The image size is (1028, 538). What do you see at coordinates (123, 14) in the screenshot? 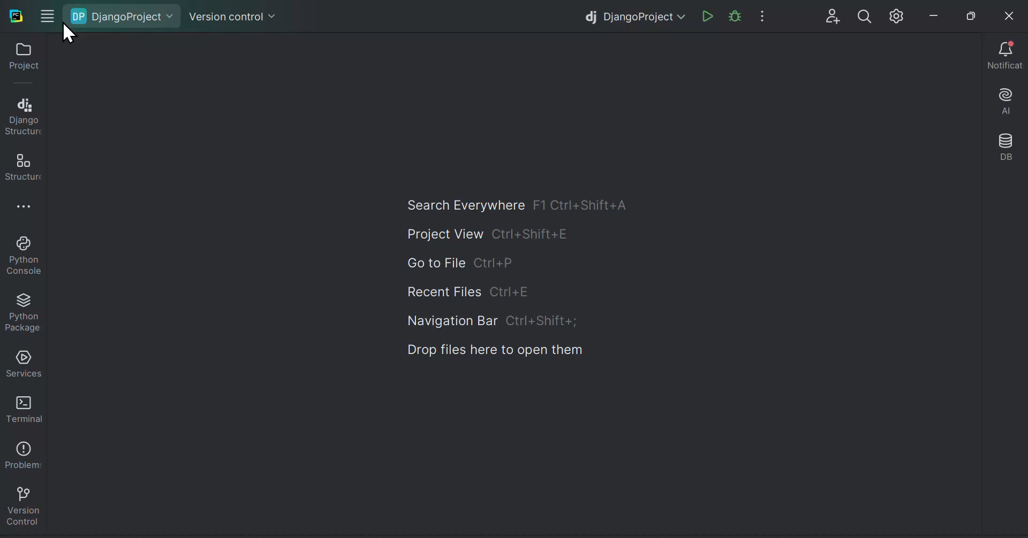
I see `Django project` at bounding box center [123, 14].